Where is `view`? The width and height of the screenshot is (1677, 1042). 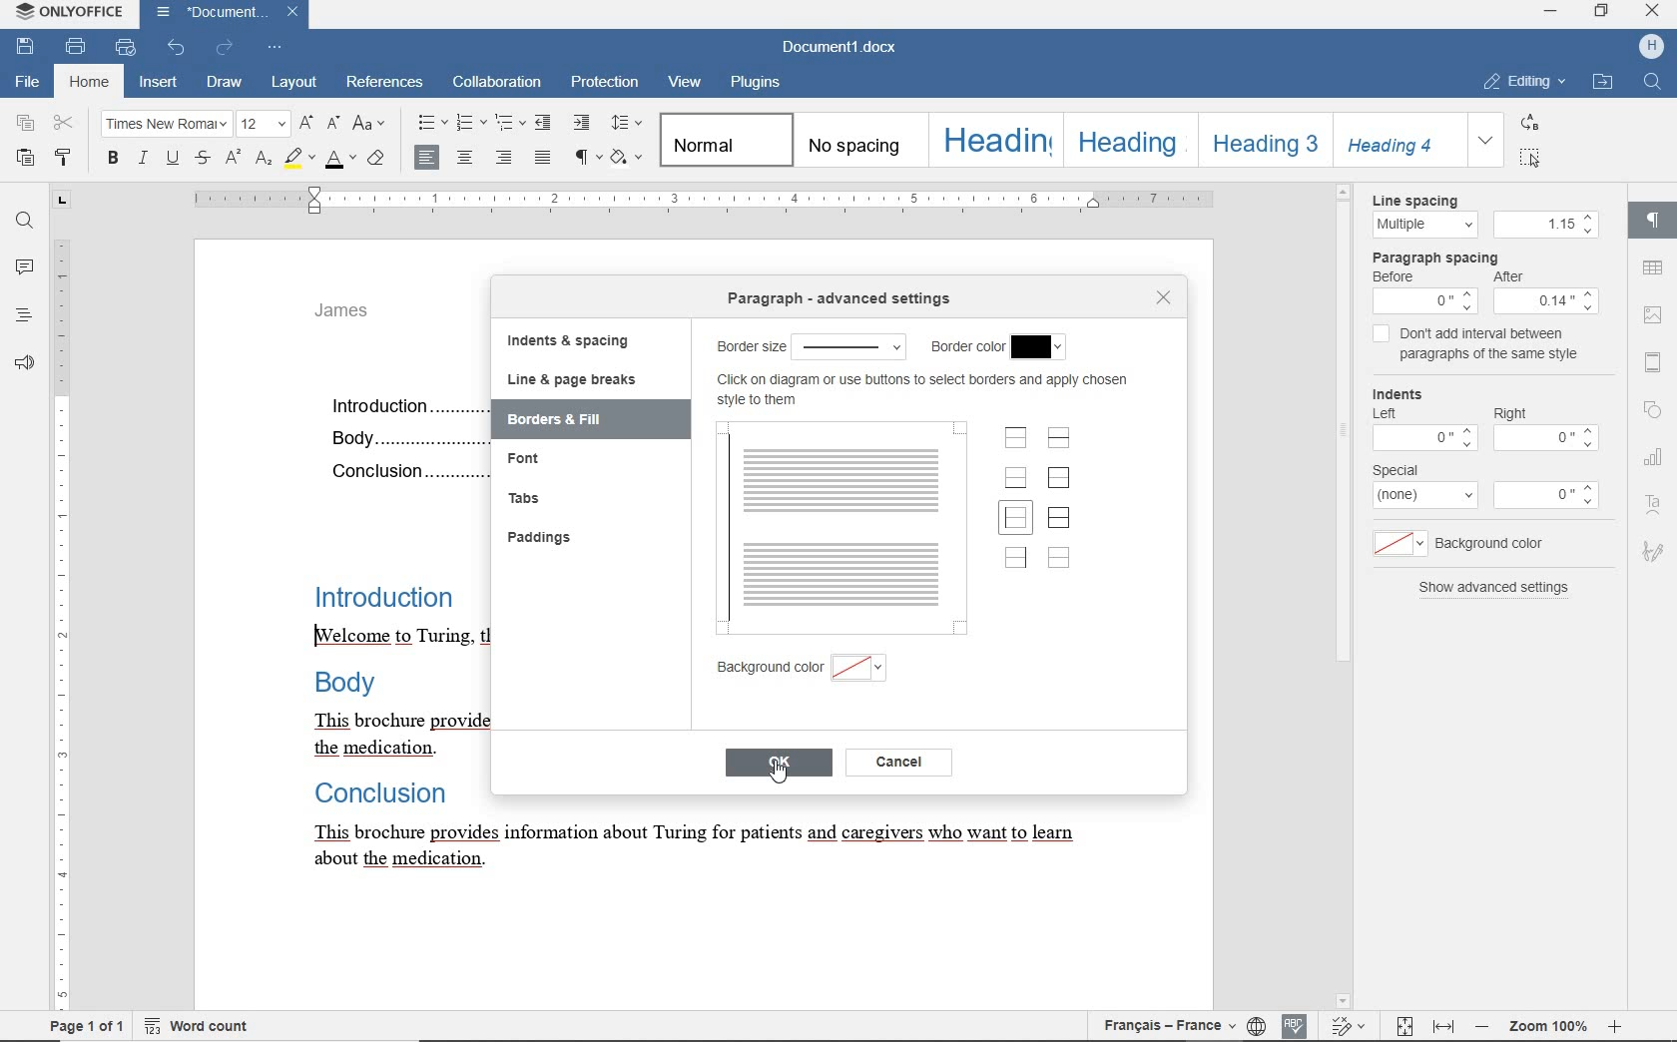
view is located at coordinates (687, 81).